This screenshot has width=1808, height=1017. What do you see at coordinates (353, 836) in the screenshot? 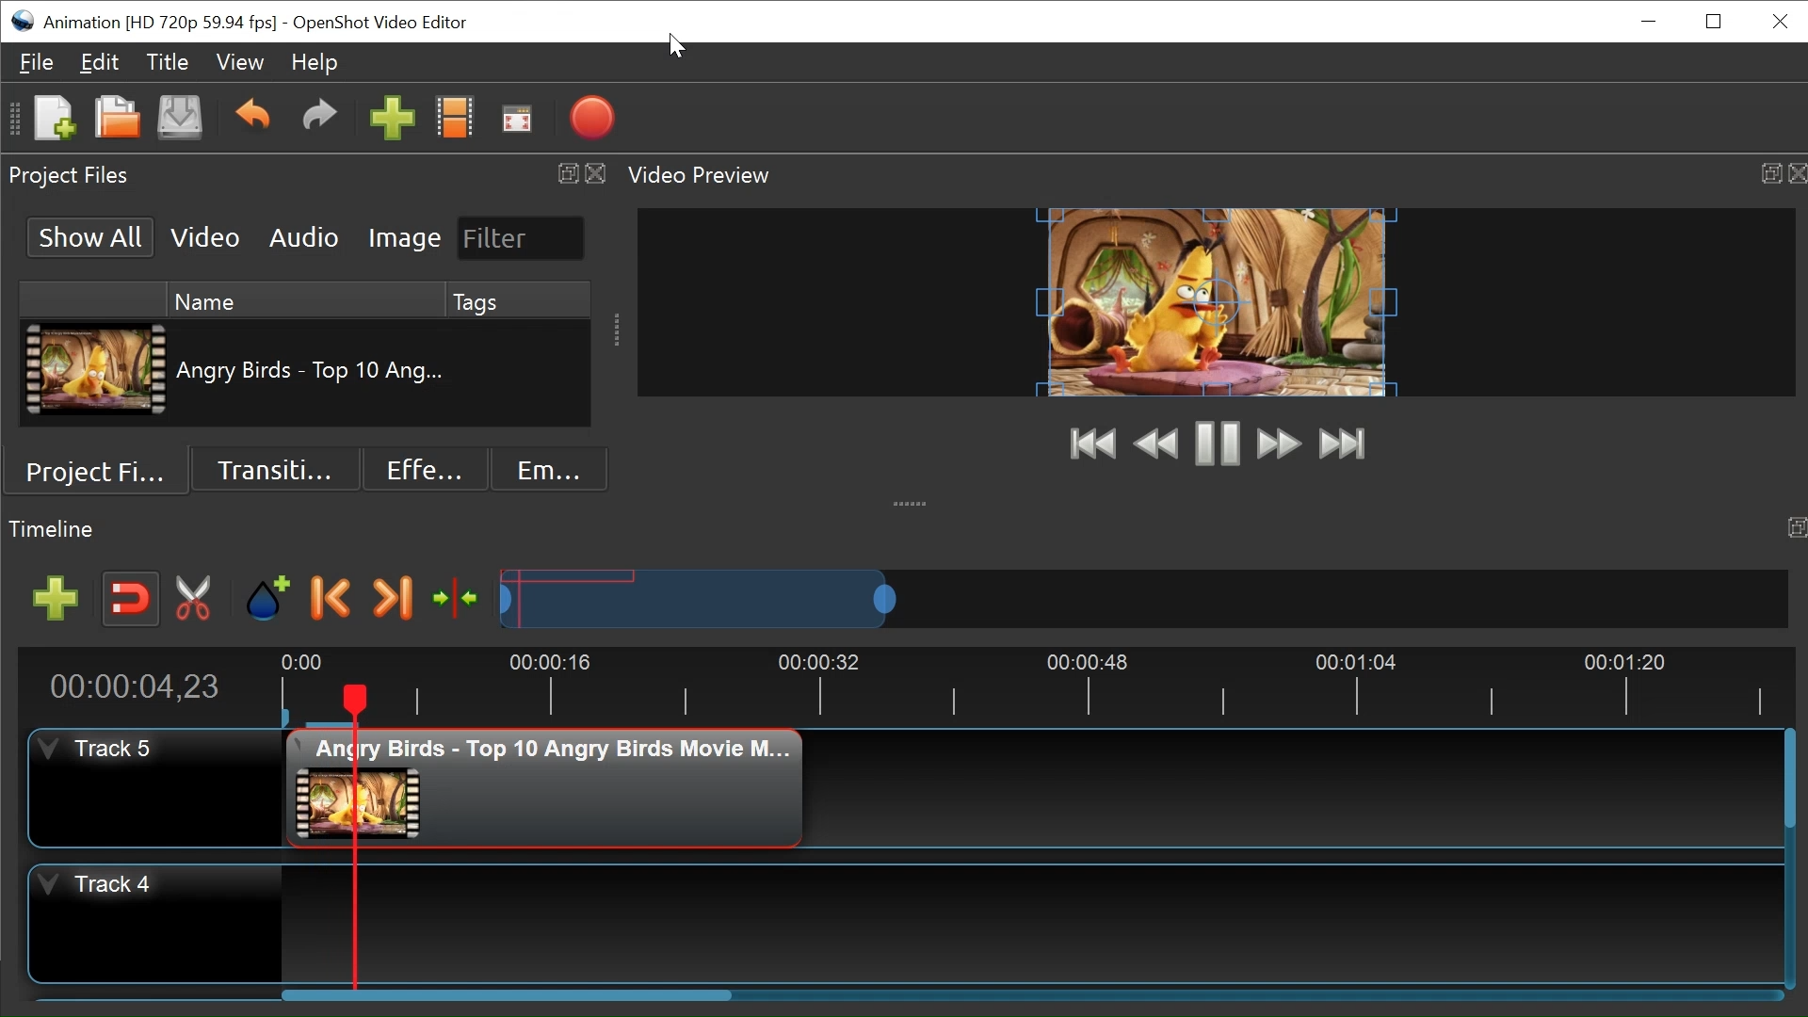
I see `Playhead` at bounding box center [353, 836].